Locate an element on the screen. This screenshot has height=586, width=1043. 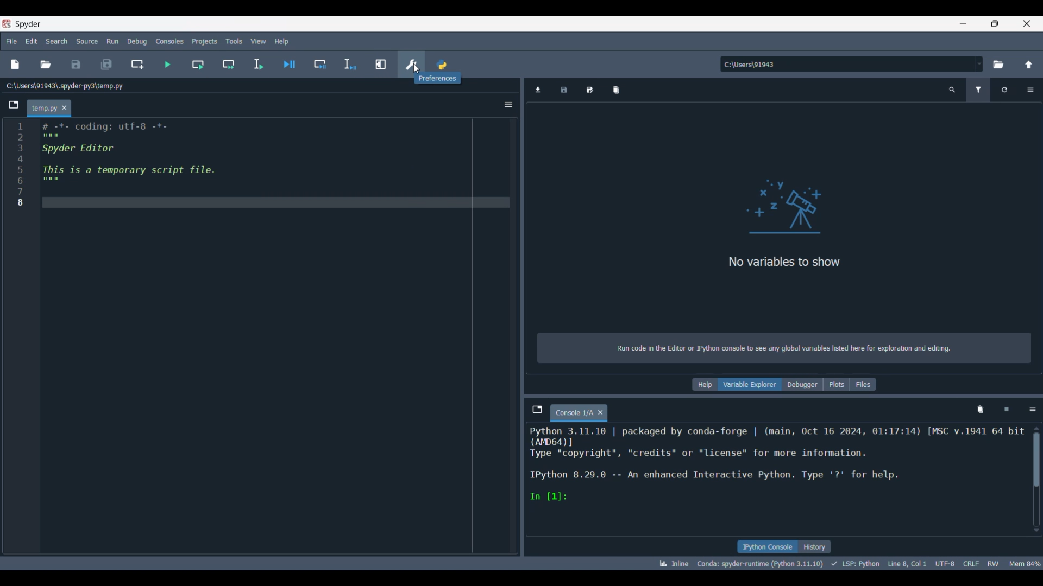
Projects menu is located at coordinates (205, 41).